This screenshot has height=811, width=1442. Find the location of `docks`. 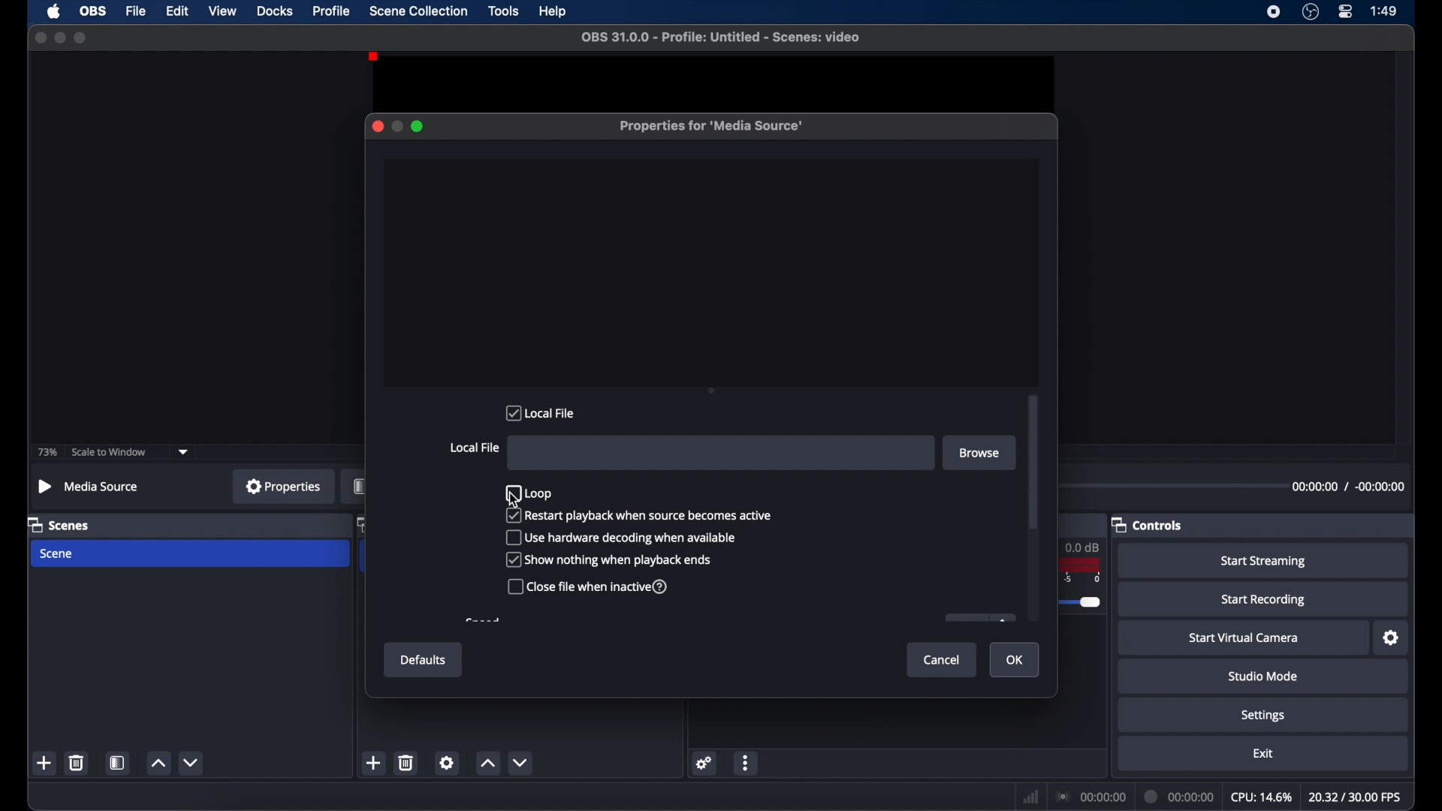

docks is located at coordinates (275, 10).